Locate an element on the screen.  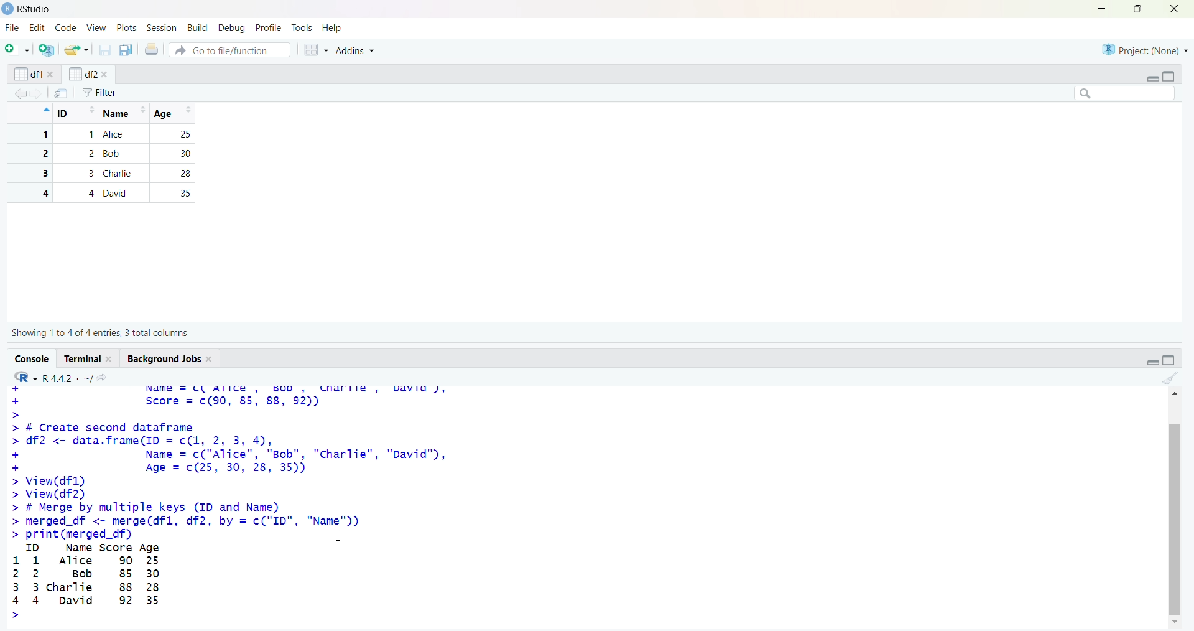
close is located at coordinates (104, 75).